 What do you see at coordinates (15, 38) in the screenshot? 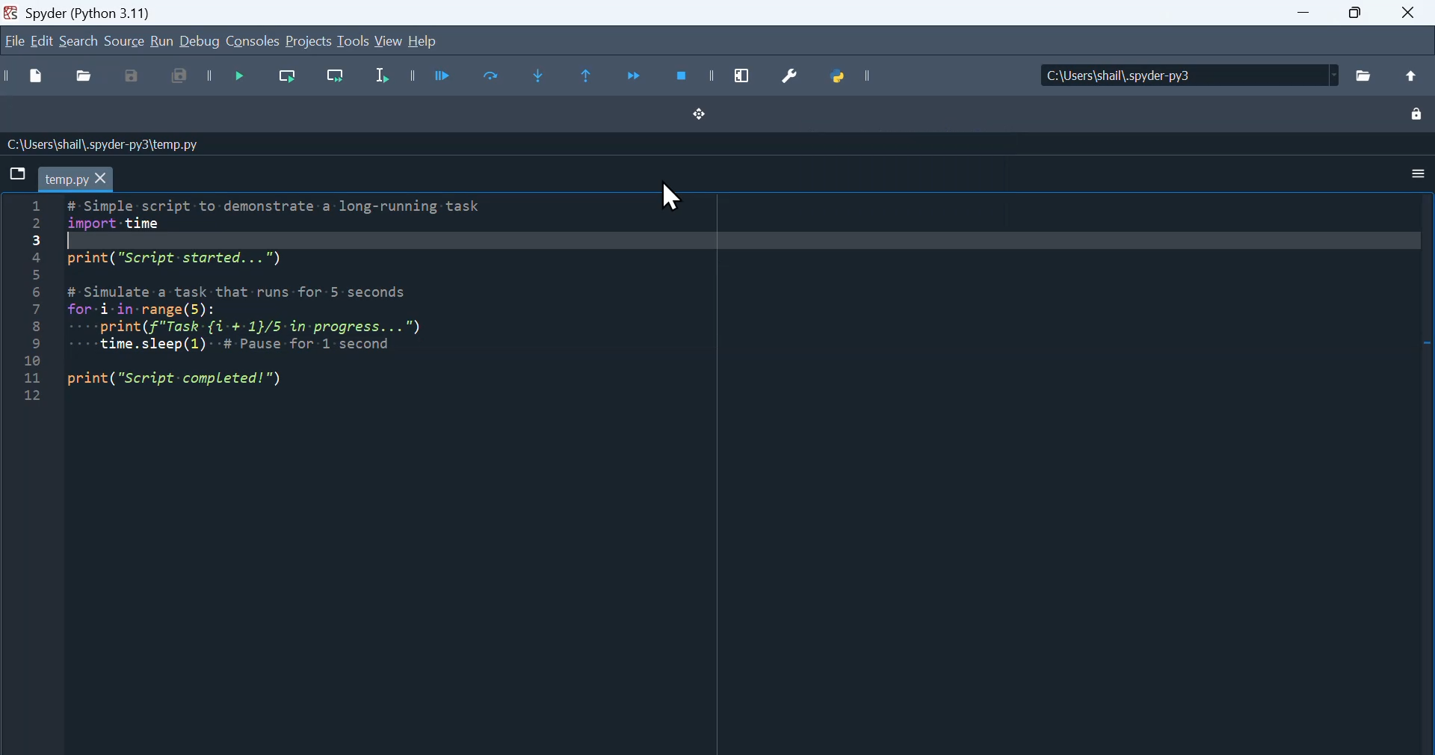
I see `File` at bounding box center [15, 38].